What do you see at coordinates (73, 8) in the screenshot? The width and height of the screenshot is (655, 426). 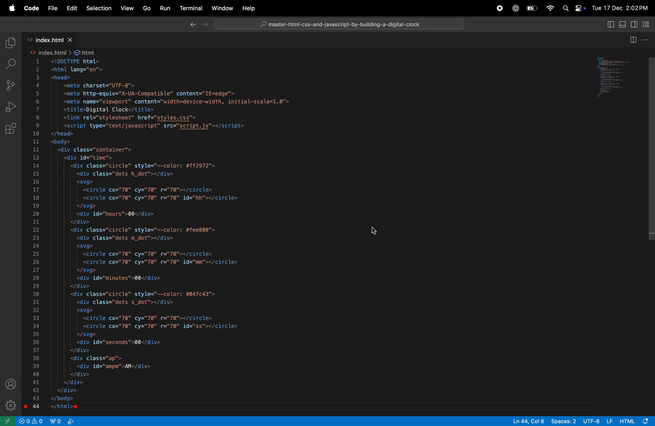 I see `edit` at bounding box center [73, 8].